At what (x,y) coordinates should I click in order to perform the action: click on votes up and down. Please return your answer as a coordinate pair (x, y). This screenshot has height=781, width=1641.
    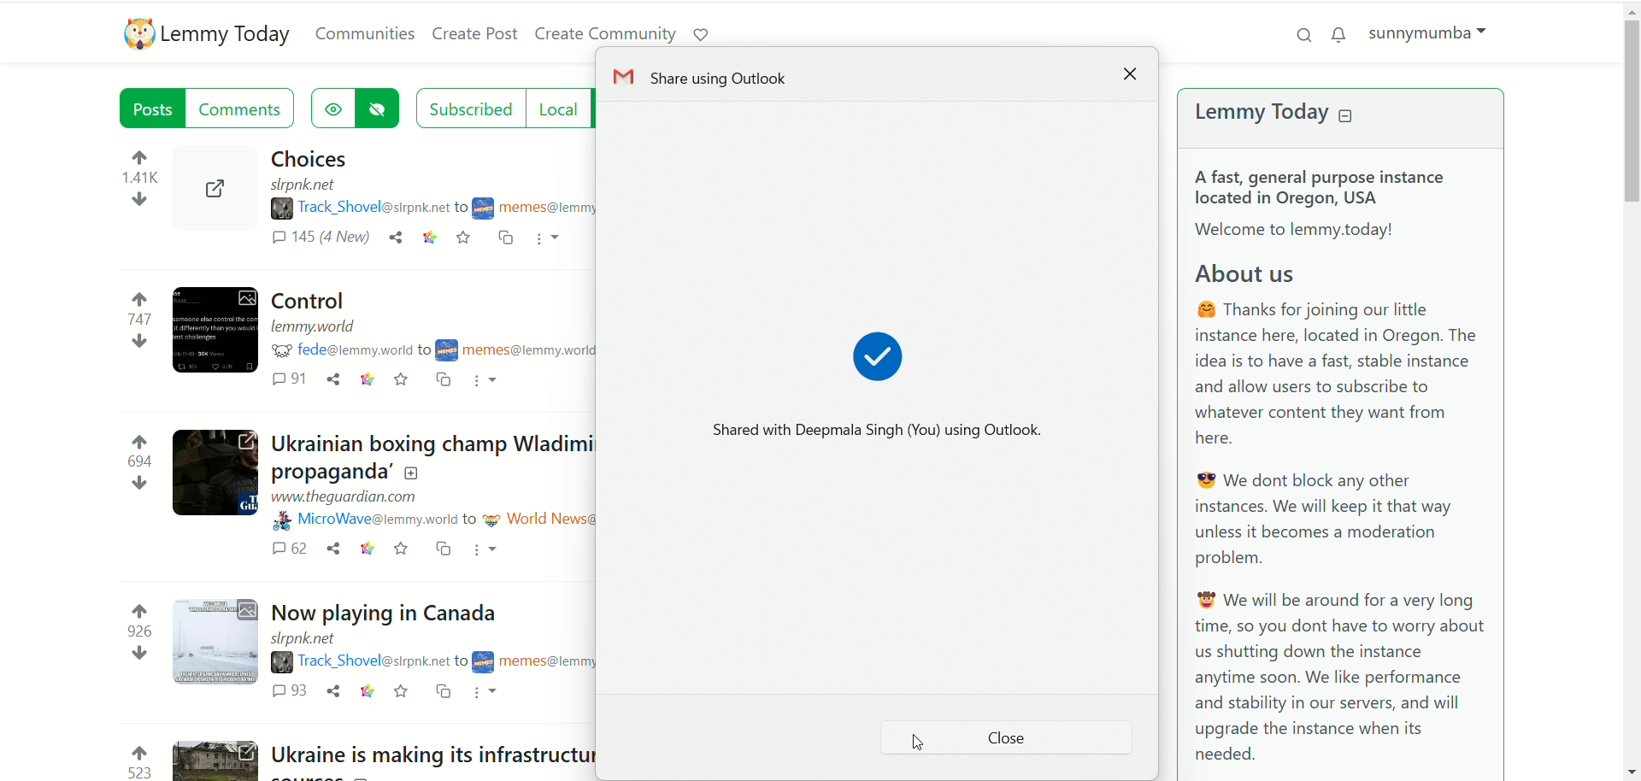
    Looking at the image, I should click on (133, 760).